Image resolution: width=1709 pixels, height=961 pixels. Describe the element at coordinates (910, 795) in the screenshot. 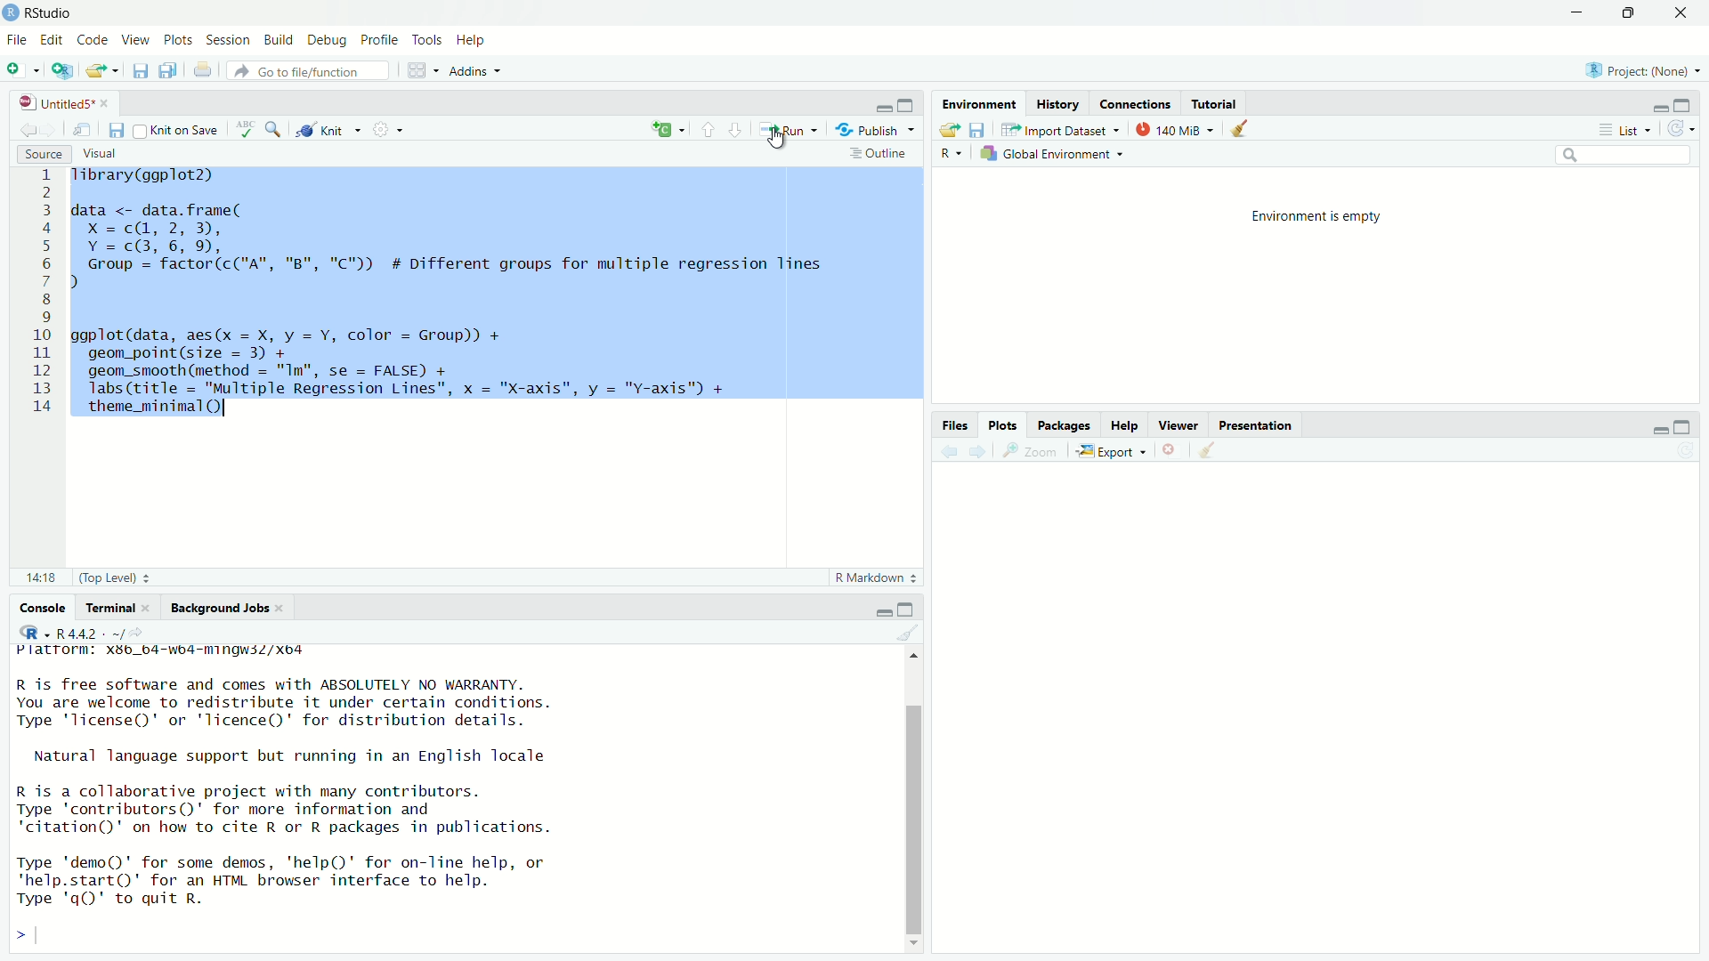

I see `scroll bar` at that location.